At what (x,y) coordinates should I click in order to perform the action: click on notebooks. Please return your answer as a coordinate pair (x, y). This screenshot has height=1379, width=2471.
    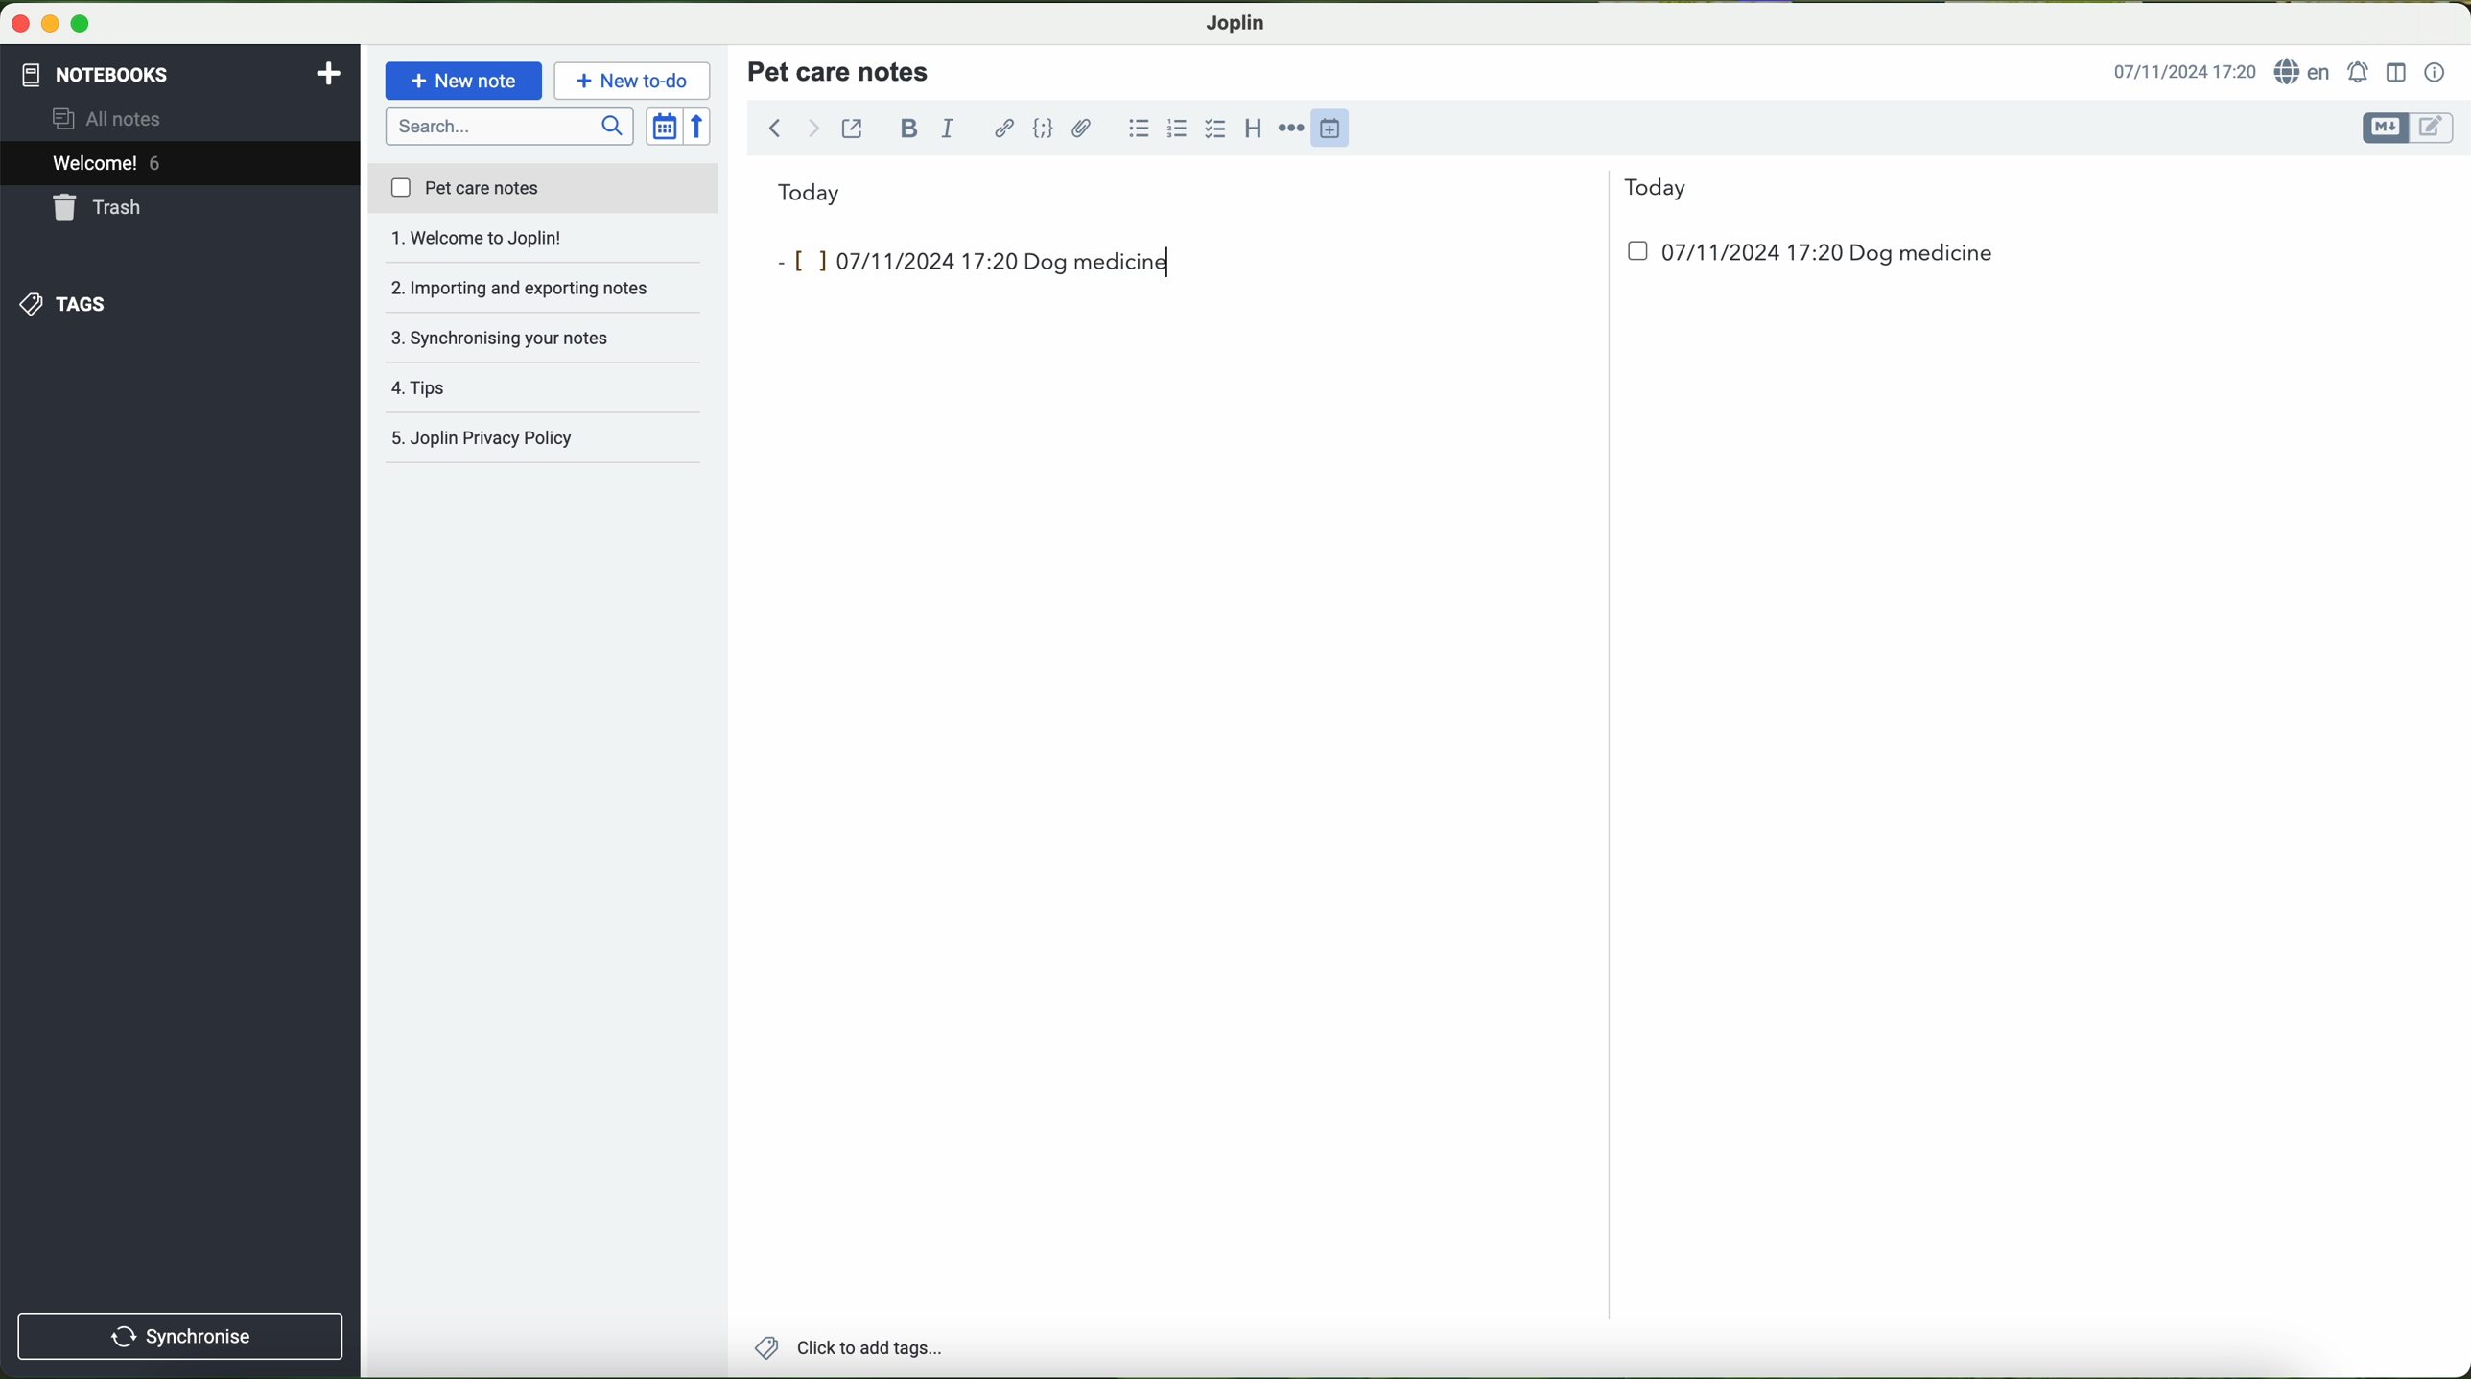
    Looking at the image, I should click on (93, 71).